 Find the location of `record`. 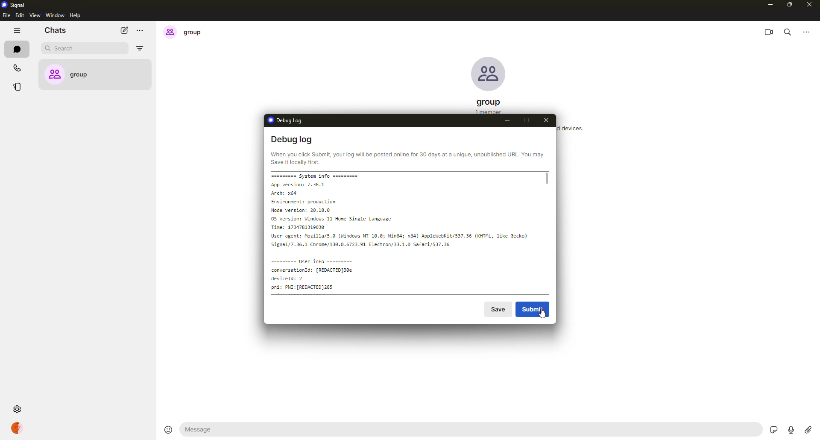

record is located at coordinates (790, 429).